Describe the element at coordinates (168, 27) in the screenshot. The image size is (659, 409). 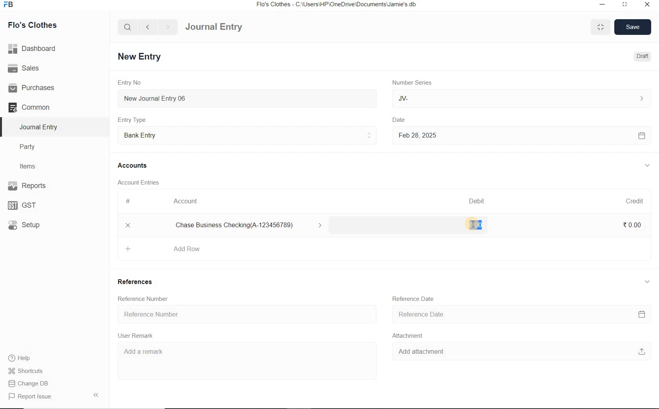
I see `forward` at that location.